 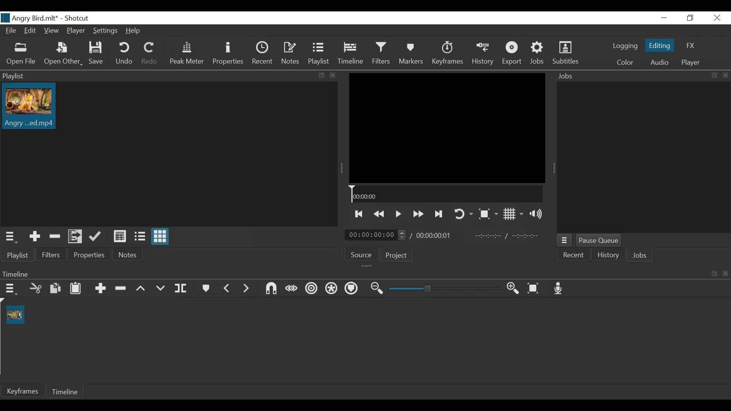 I want to click on Play quickly forward, so click(x=417, y=214).